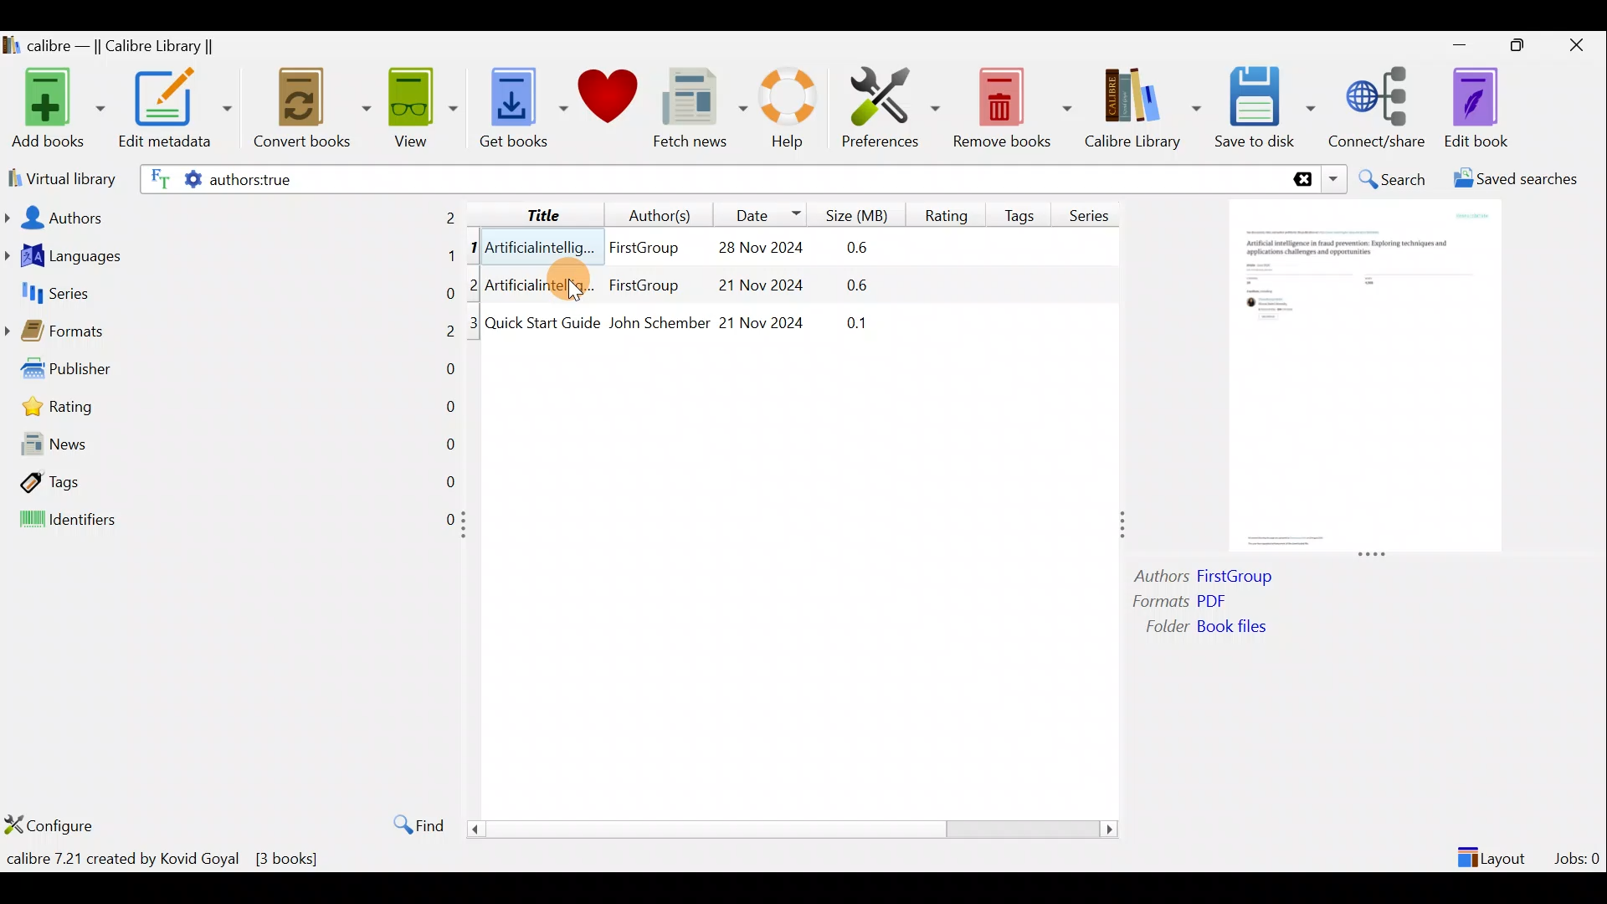 This screenshot has width=1607, height=904. I want to click on FirstGroup, so click(643, 287).